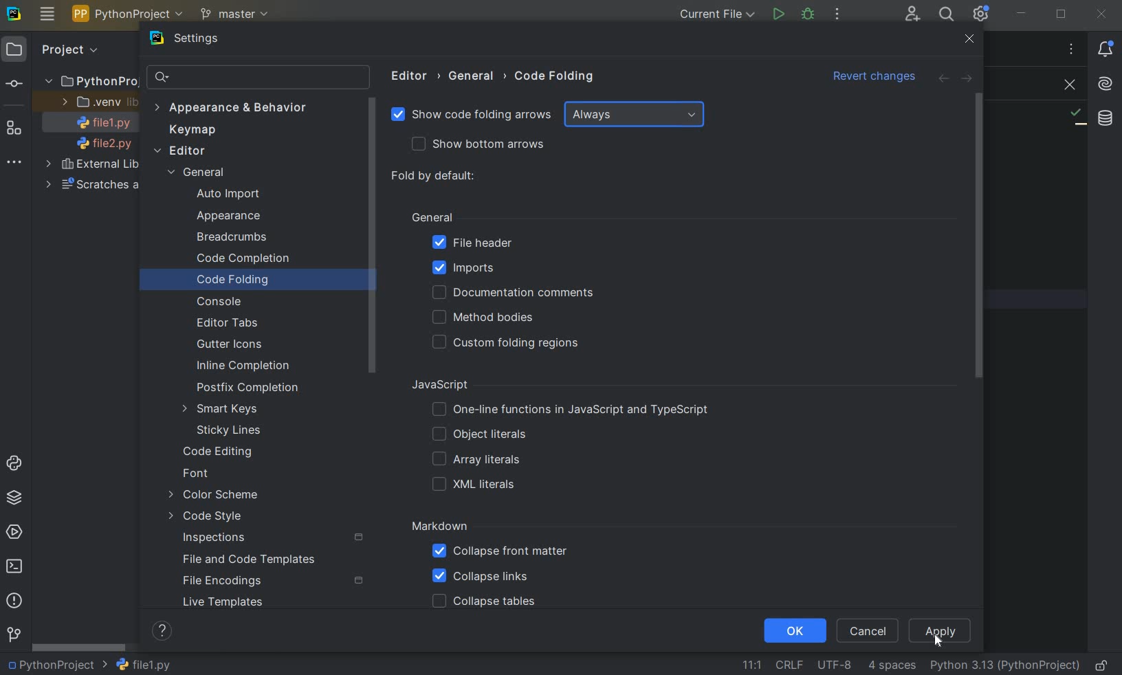 The height and width of the screenshot is (675, 1122). What do you see at coordinates (476, 461) in the screenshot?
I see `ARRAY LITERALS` at bounding box center [476, 461].